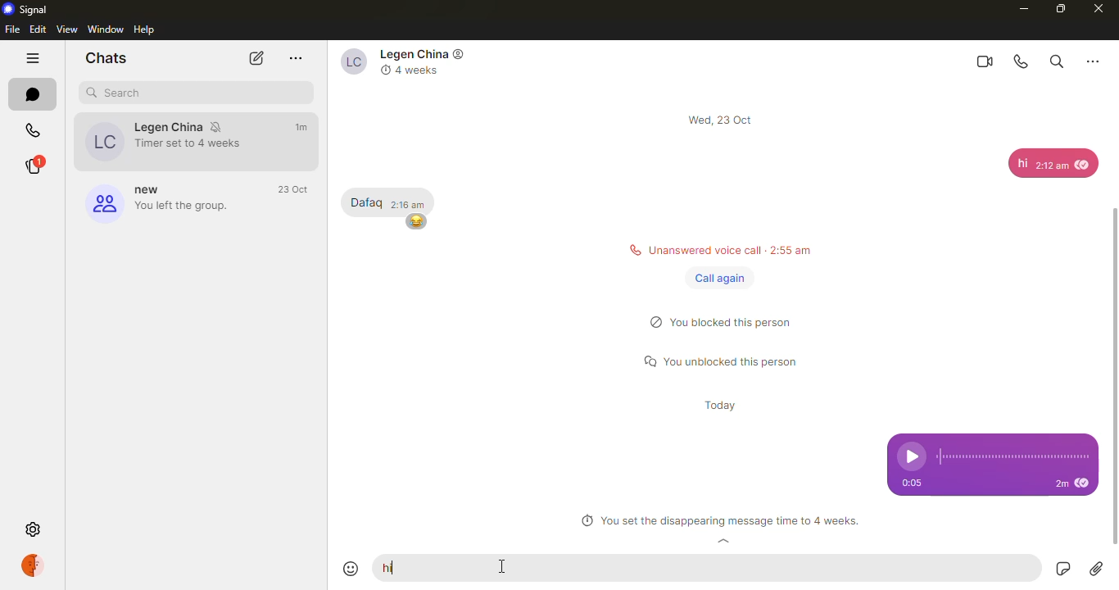  What do you see at coordinates (156, 202) in the screenshot?
I see `new You left the group.` at bounding box center [156, 202].